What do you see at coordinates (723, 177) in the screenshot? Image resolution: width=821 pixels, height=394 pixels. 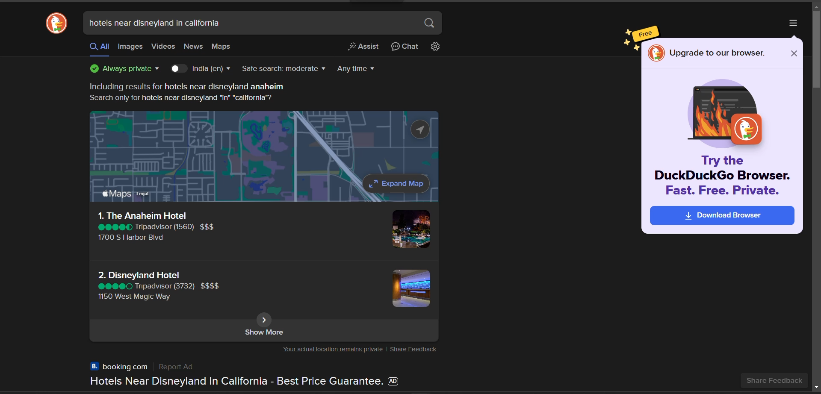 I see `Try the DuckDuckGo Browser. Fast. Free. Private.` at bounding box center [723, 177].